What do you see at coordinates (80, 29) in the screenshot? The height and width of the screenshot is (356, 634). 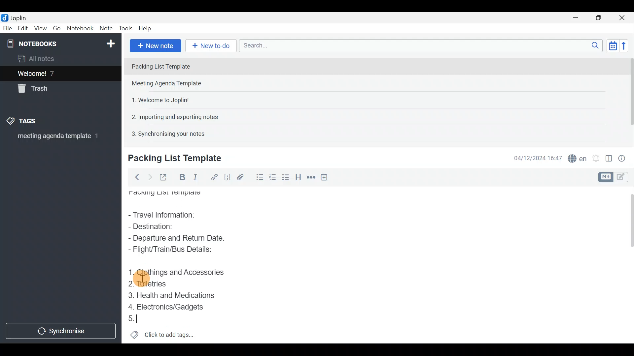 I see `Notebook` at bounding box center [80, 29].